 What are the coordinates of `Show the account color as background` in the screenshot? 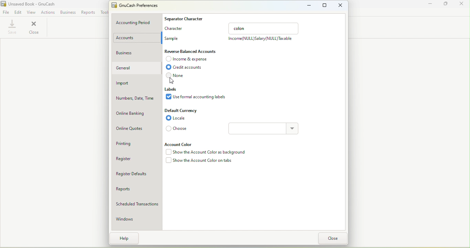 It's located at (208, 152).